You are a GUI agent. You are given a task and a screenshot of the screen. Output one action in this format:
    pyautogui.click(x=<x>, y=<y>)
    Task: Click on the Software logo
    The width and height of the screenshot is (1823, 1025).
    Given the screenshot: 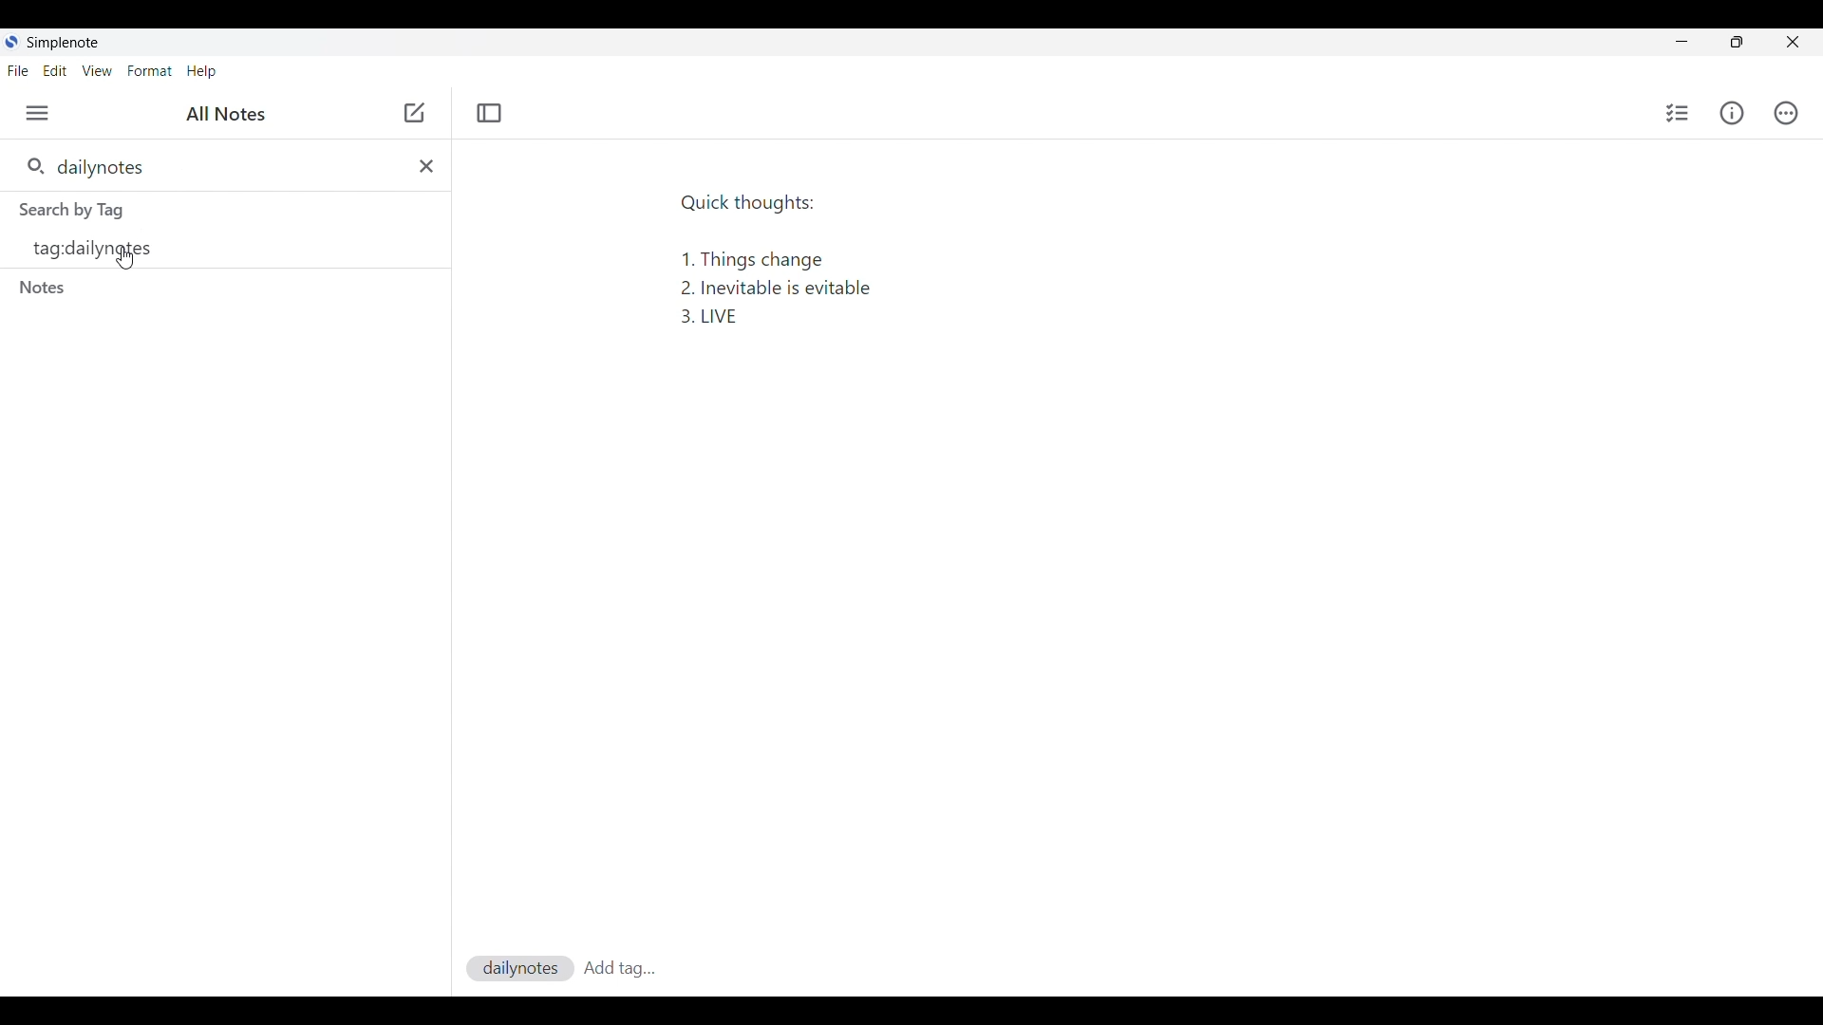 What is the action you would take?
    pyautogui.click(x=12, y=42)
    